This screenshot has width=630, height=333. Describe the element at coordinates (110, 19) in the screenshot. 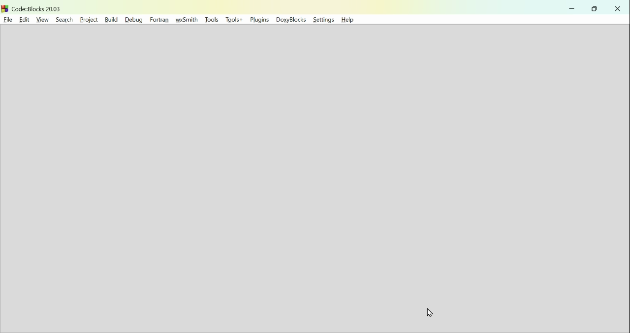

I see `build` at that location.